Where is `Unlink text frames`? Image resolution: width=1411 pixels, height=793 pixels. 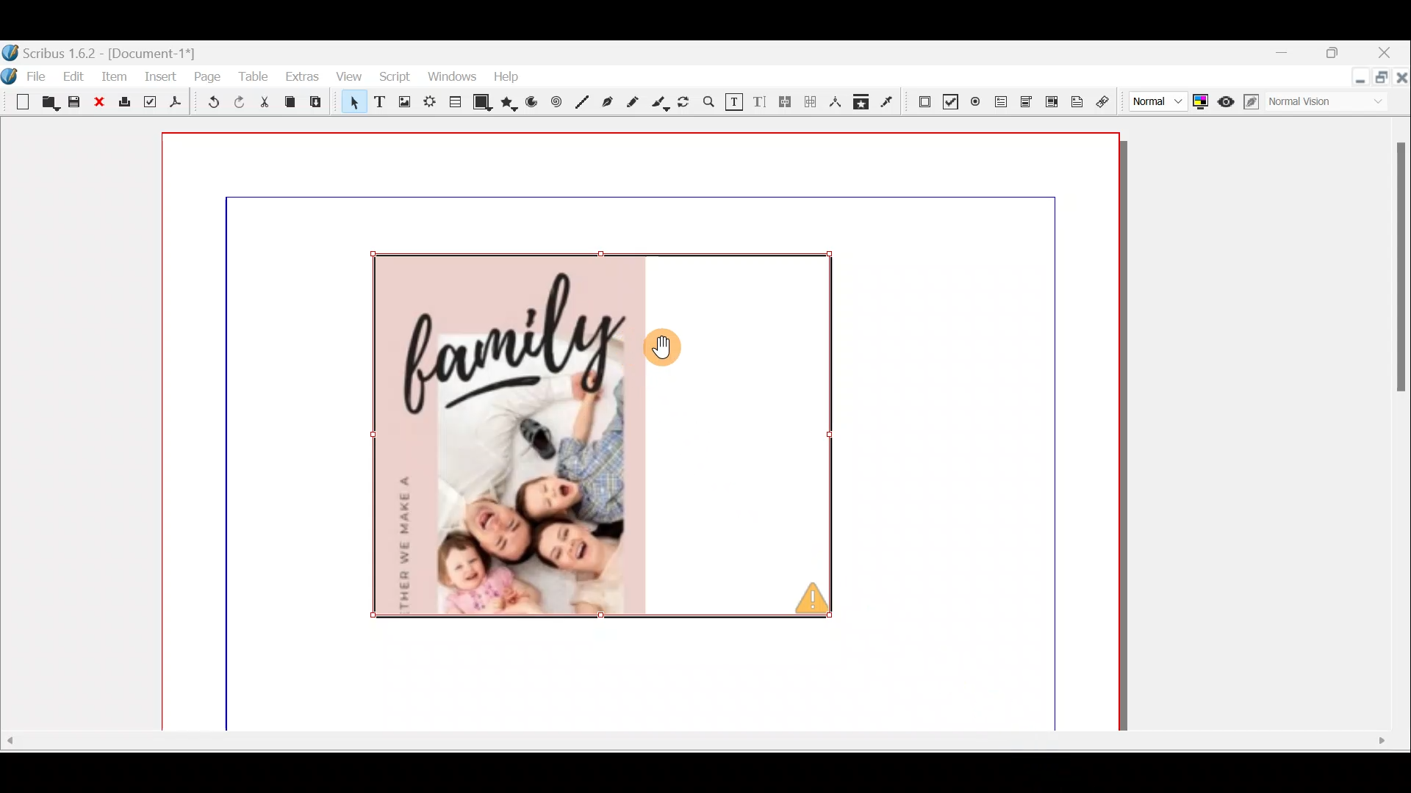
Unlink text frames is located at coordinates (814, 101).